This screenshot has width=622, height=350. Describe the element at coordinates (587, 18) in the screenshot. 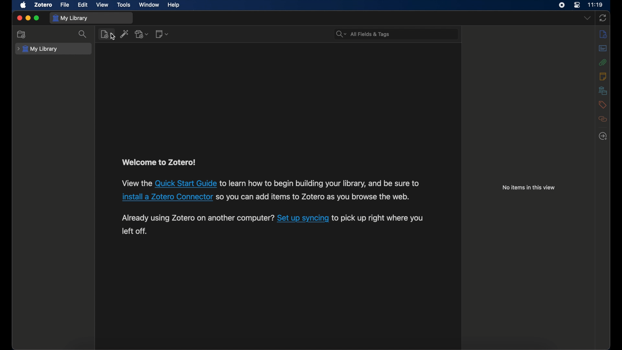

I see `dropdown` at that location.